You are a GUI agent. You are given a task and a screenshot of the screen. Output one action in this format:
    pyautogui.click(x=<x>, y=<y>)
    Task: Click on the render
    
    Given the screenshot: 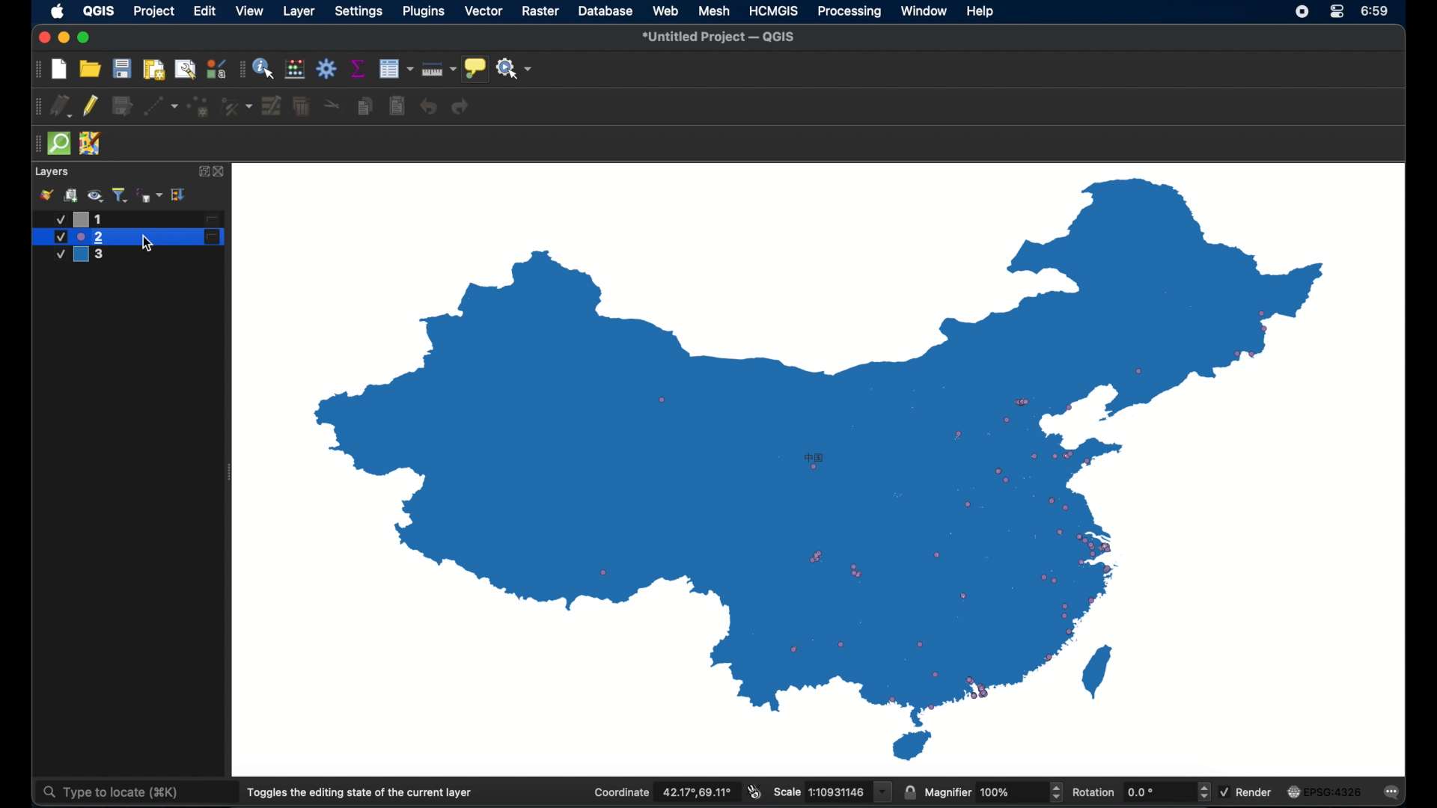 What is the action you would take?
    pyautogui.click(x=1245, y=790)
    